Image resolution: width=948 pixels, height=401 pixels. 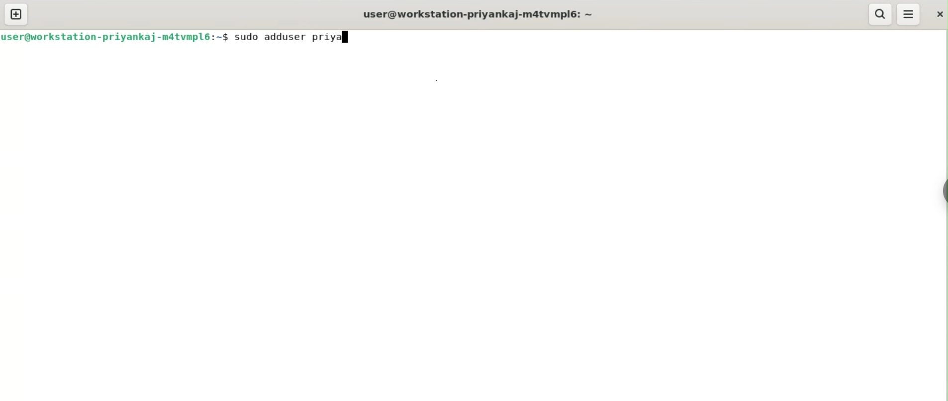 I want to click on close, so click(x=939, y=14).